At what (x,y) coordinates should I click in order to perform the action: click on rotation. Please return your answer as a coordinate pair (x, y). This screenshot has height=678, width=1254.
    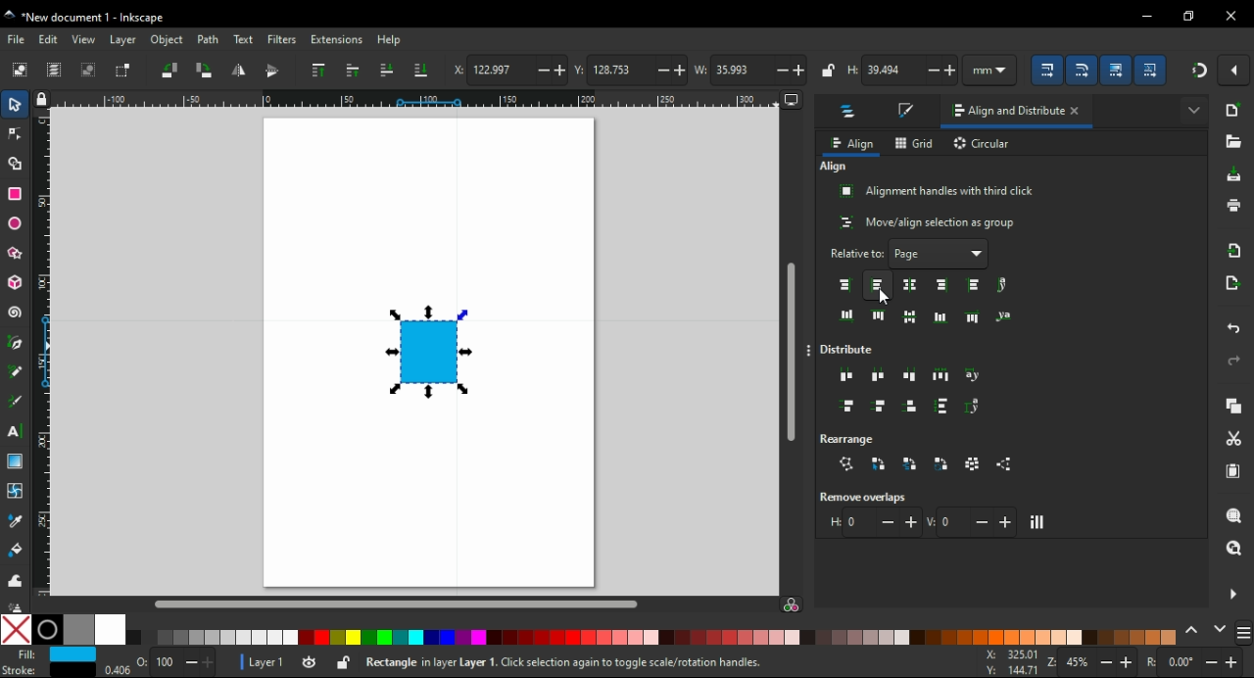
    Looking at the image, I should click on (1195, 661).